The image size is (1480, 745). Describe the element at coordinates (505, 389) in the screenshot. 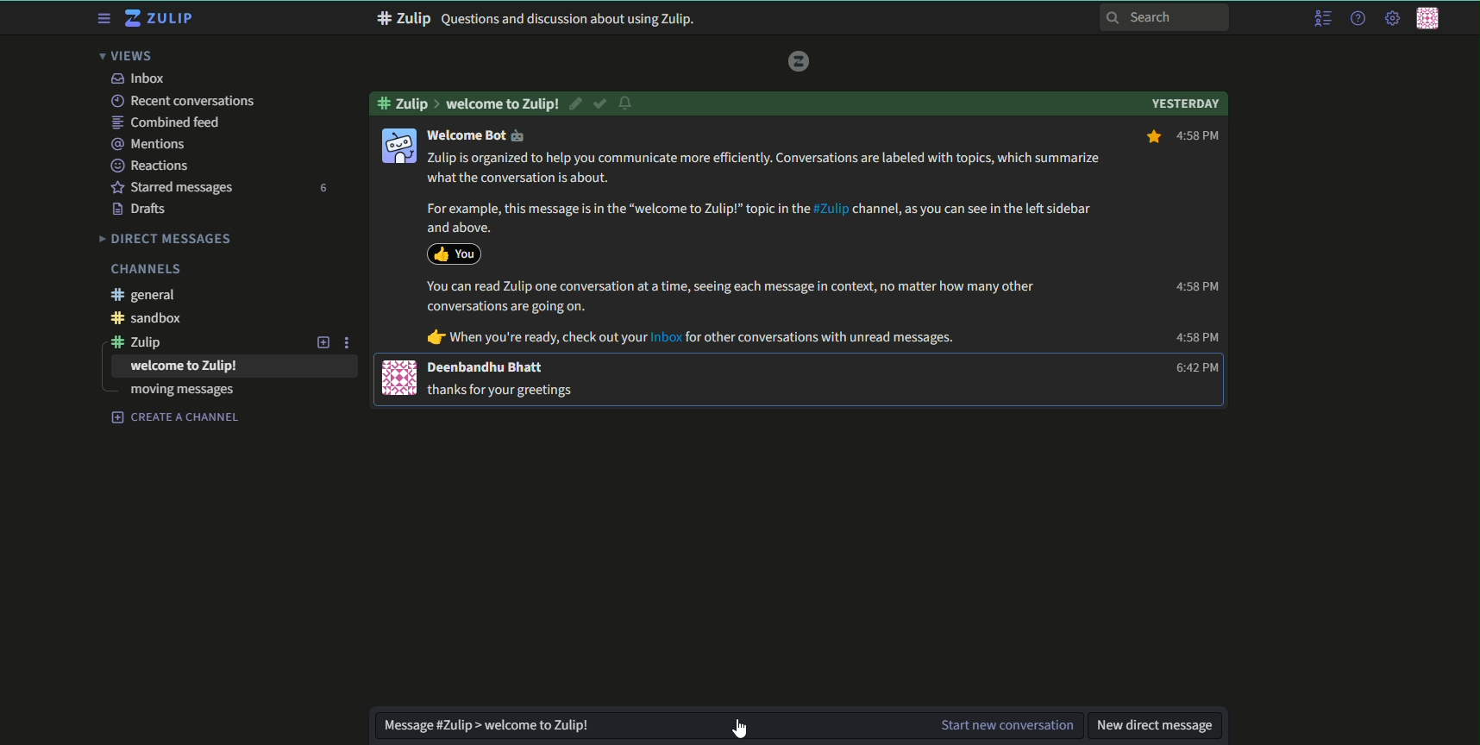

I see `thanks for your greetings` at that location.